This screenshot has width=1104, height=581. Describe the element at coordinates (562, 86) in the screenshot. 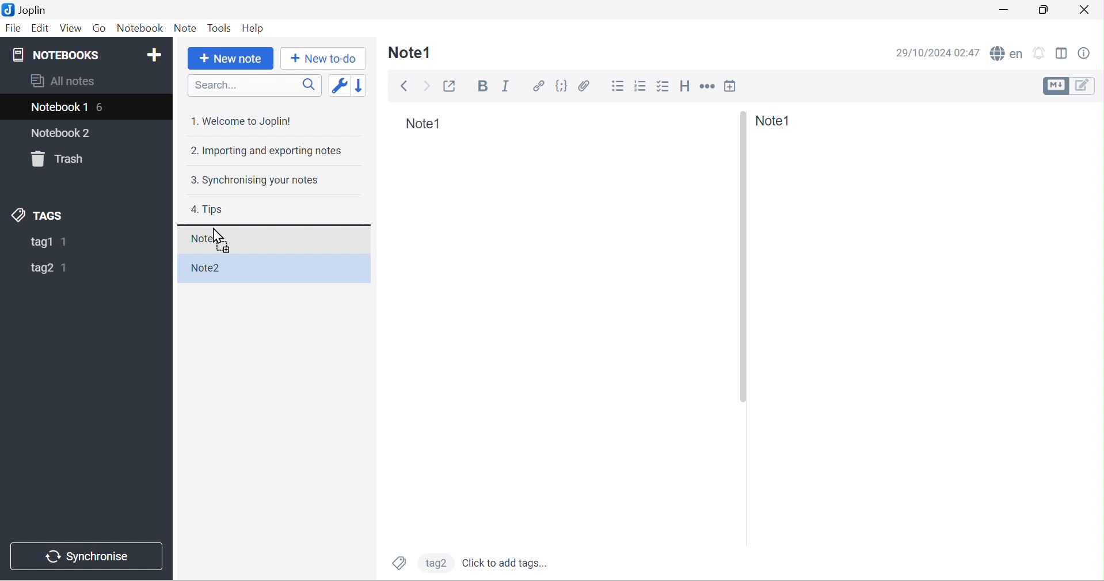

I see `Code` at that location.